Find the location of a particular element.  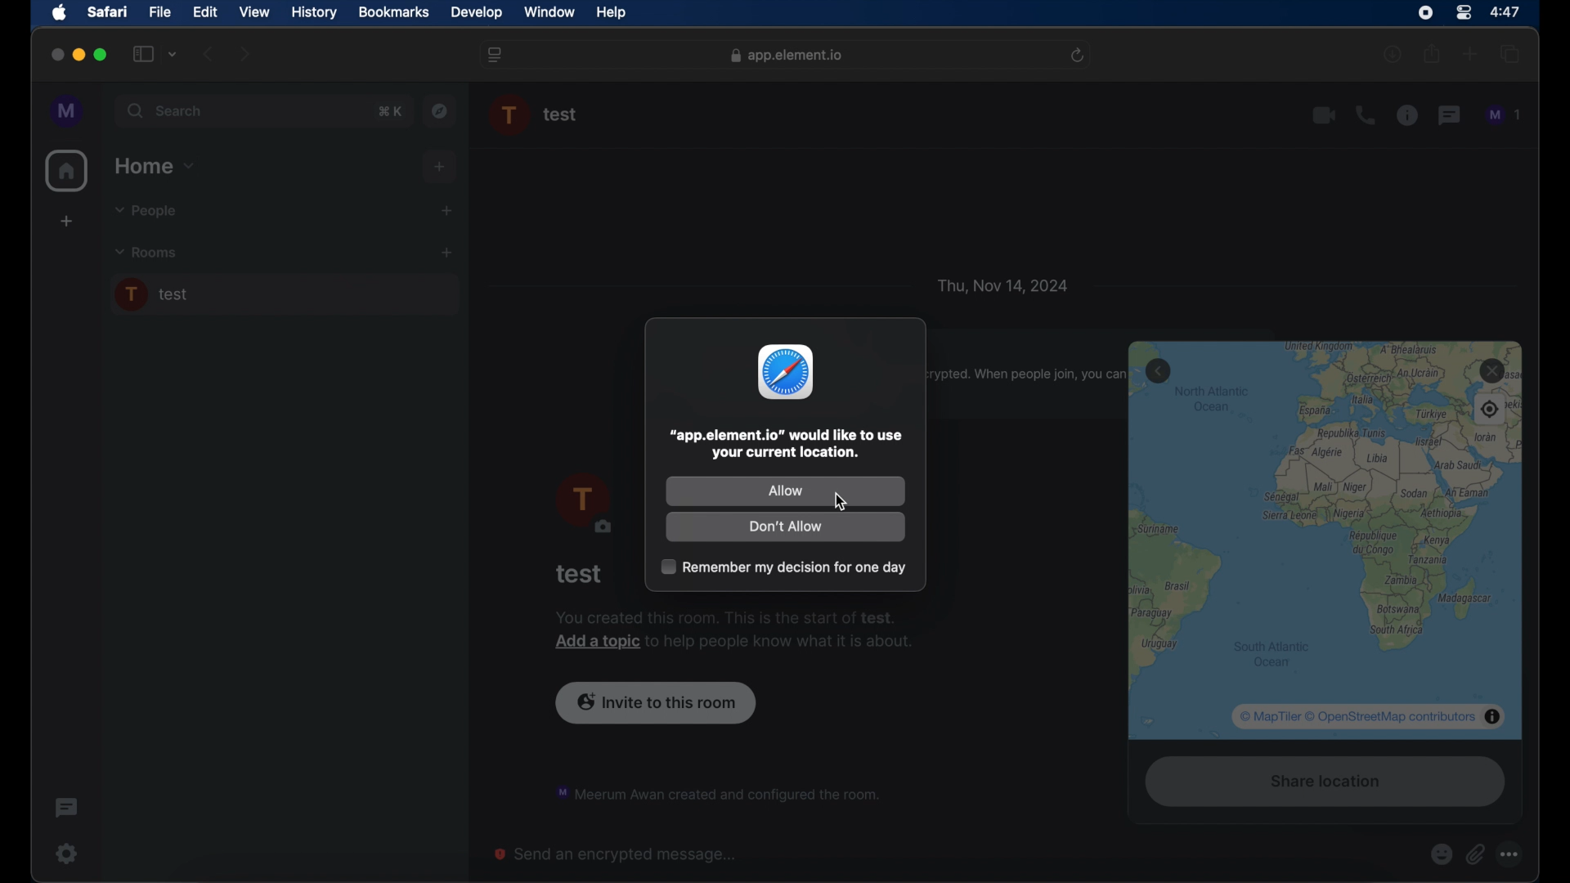

chat properties is located at coordinates (1407, 116).